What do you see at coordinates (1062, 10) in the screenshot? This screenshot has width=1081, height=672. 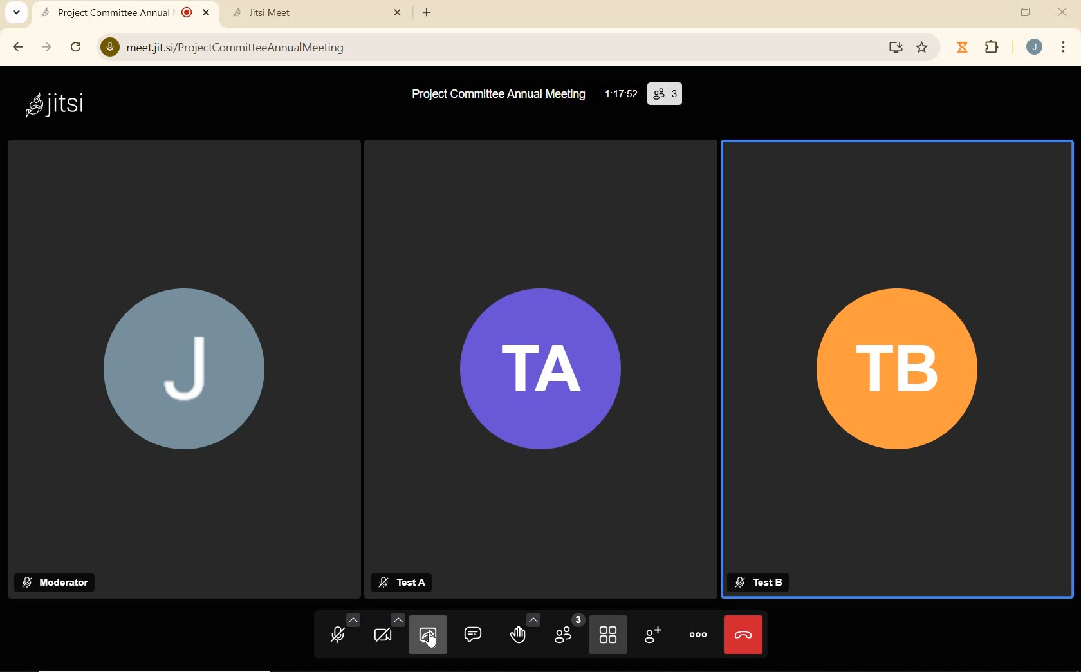 I see `CLOSE` at bounding box center [1062, 10].